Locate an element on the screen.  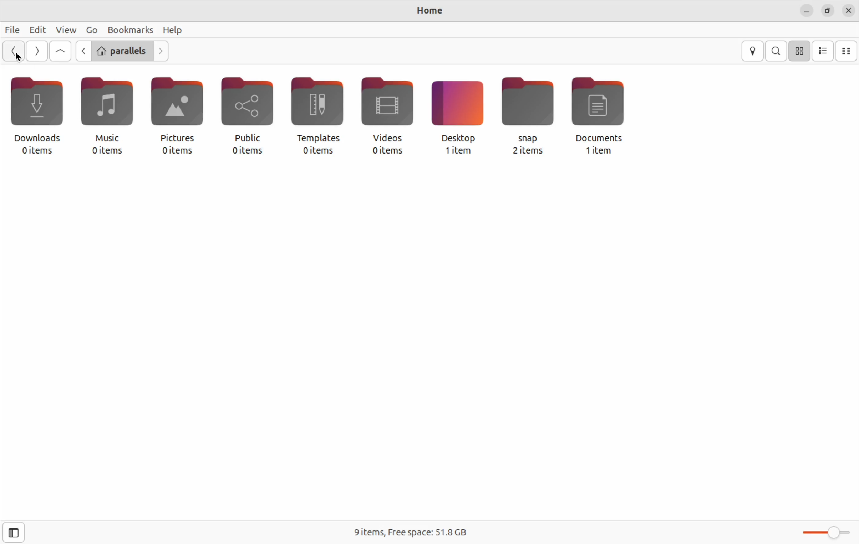
parallels is located at coordinates (122, 51).